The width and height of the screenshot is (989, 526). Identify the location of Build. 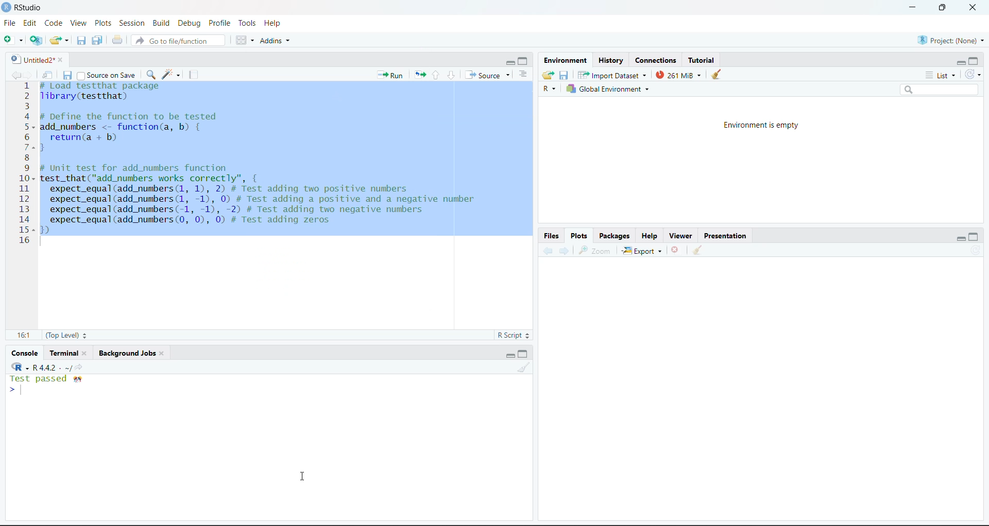
(160, 23).